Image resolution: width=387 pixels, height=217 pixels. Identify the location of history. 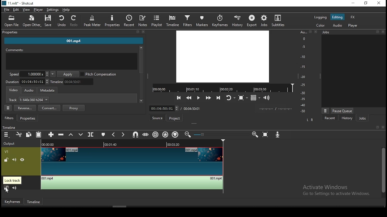
(347, 118).